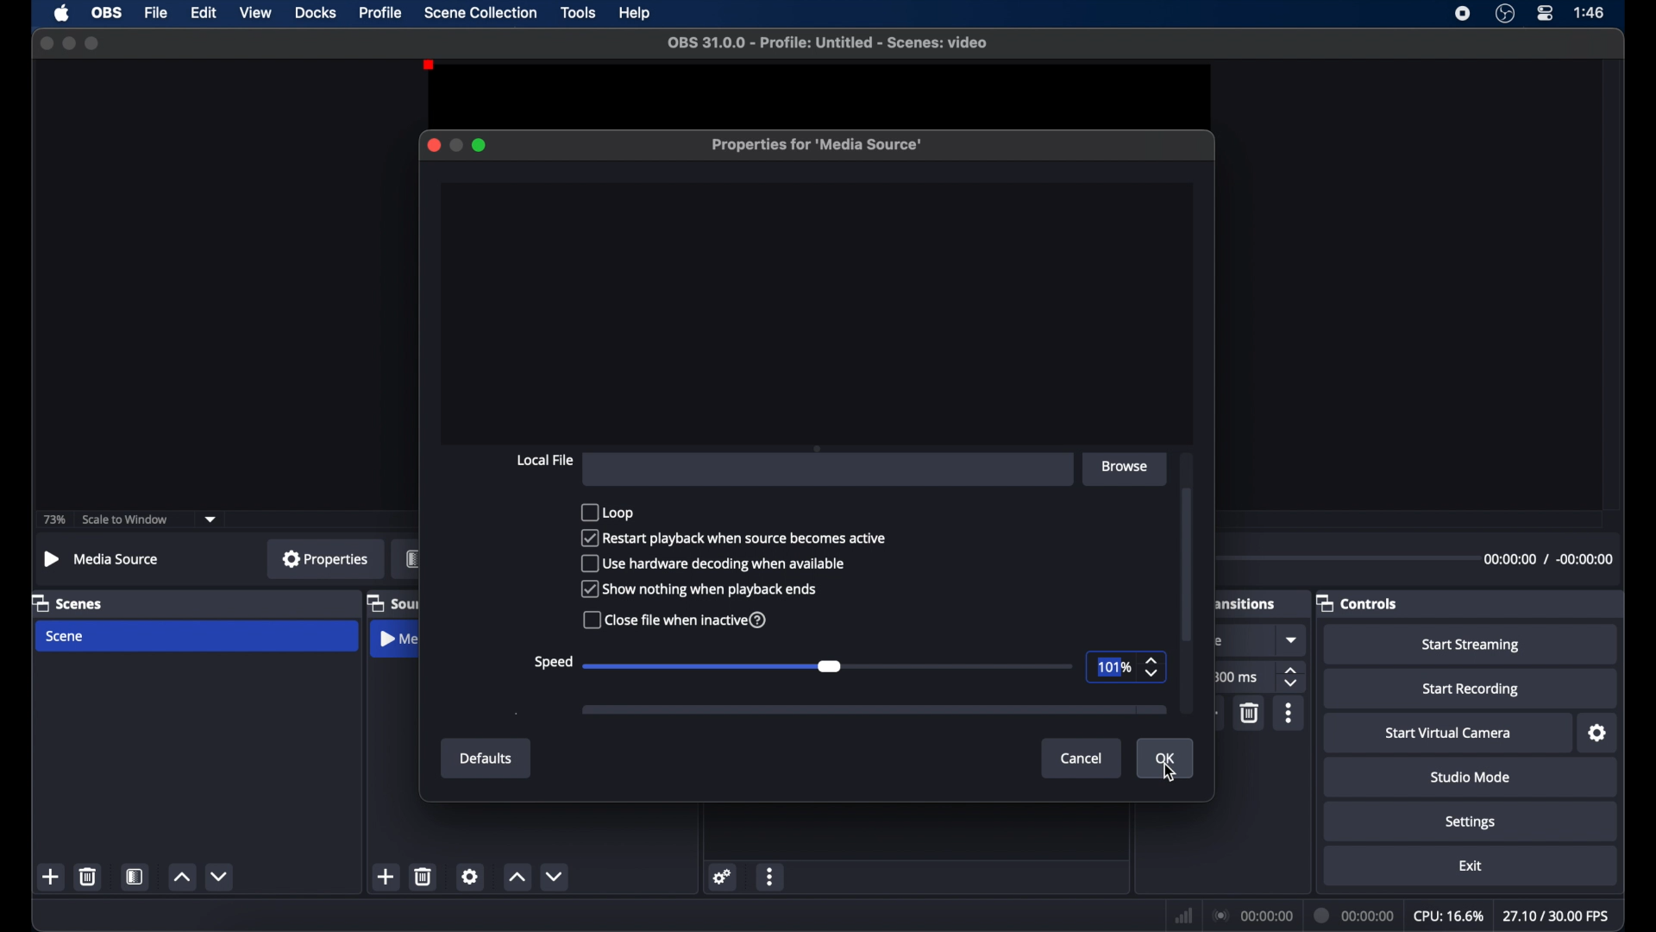  What do you see at coordinates (637, 15) in the screenshot?
I see `help` at bounding box center [637, 15].